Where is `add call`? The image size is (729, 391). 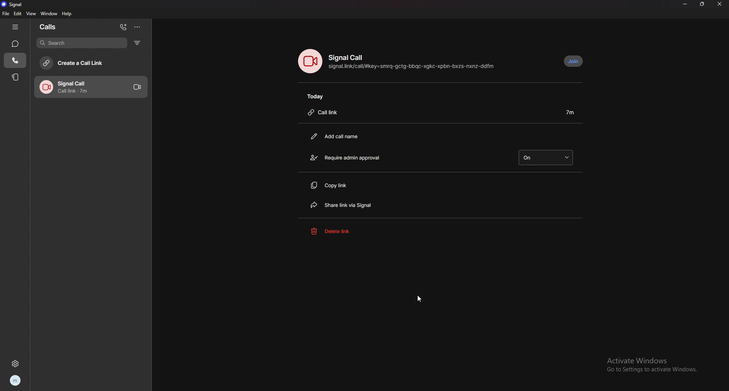
add call is located at coordinates (123, 27).